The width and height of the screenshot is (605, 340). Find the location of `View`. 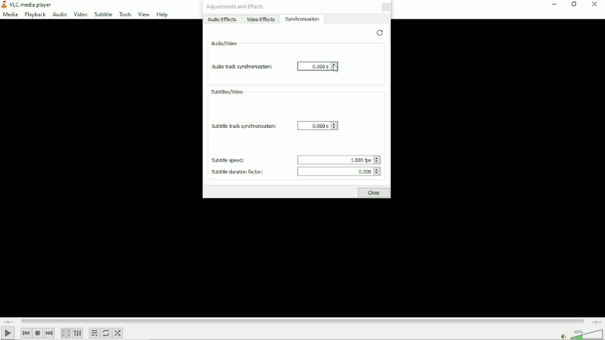

View is located at coordinates (143, 14).